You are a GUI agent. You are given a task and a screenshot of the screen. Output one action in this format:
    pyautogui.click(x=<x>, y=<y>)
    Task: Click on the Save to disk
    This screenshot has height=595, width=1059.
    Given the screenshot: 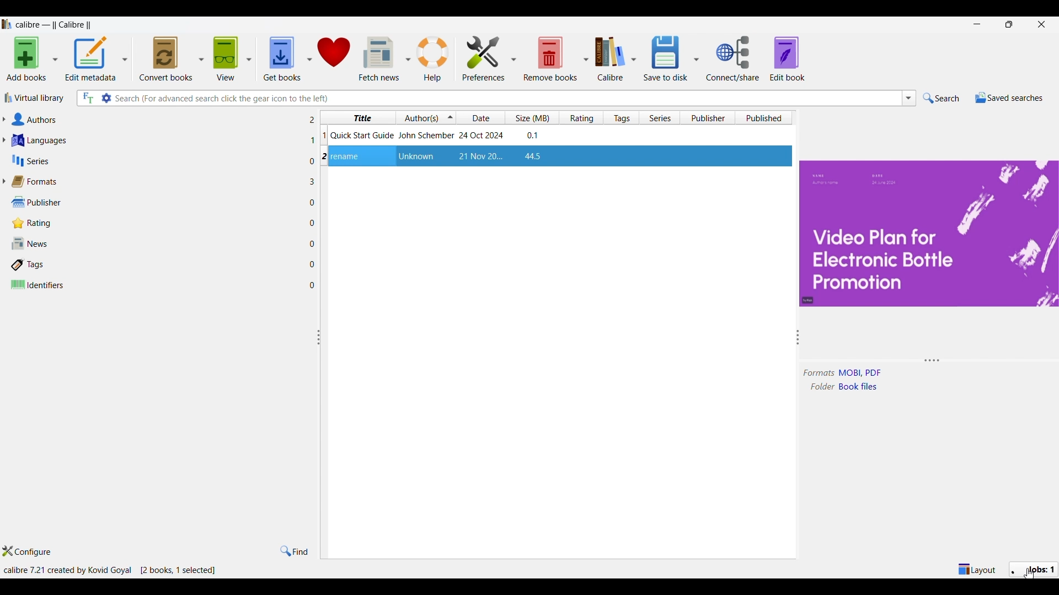 What is the action you would take?
    pyautogui.click(x=666, y=59)
    